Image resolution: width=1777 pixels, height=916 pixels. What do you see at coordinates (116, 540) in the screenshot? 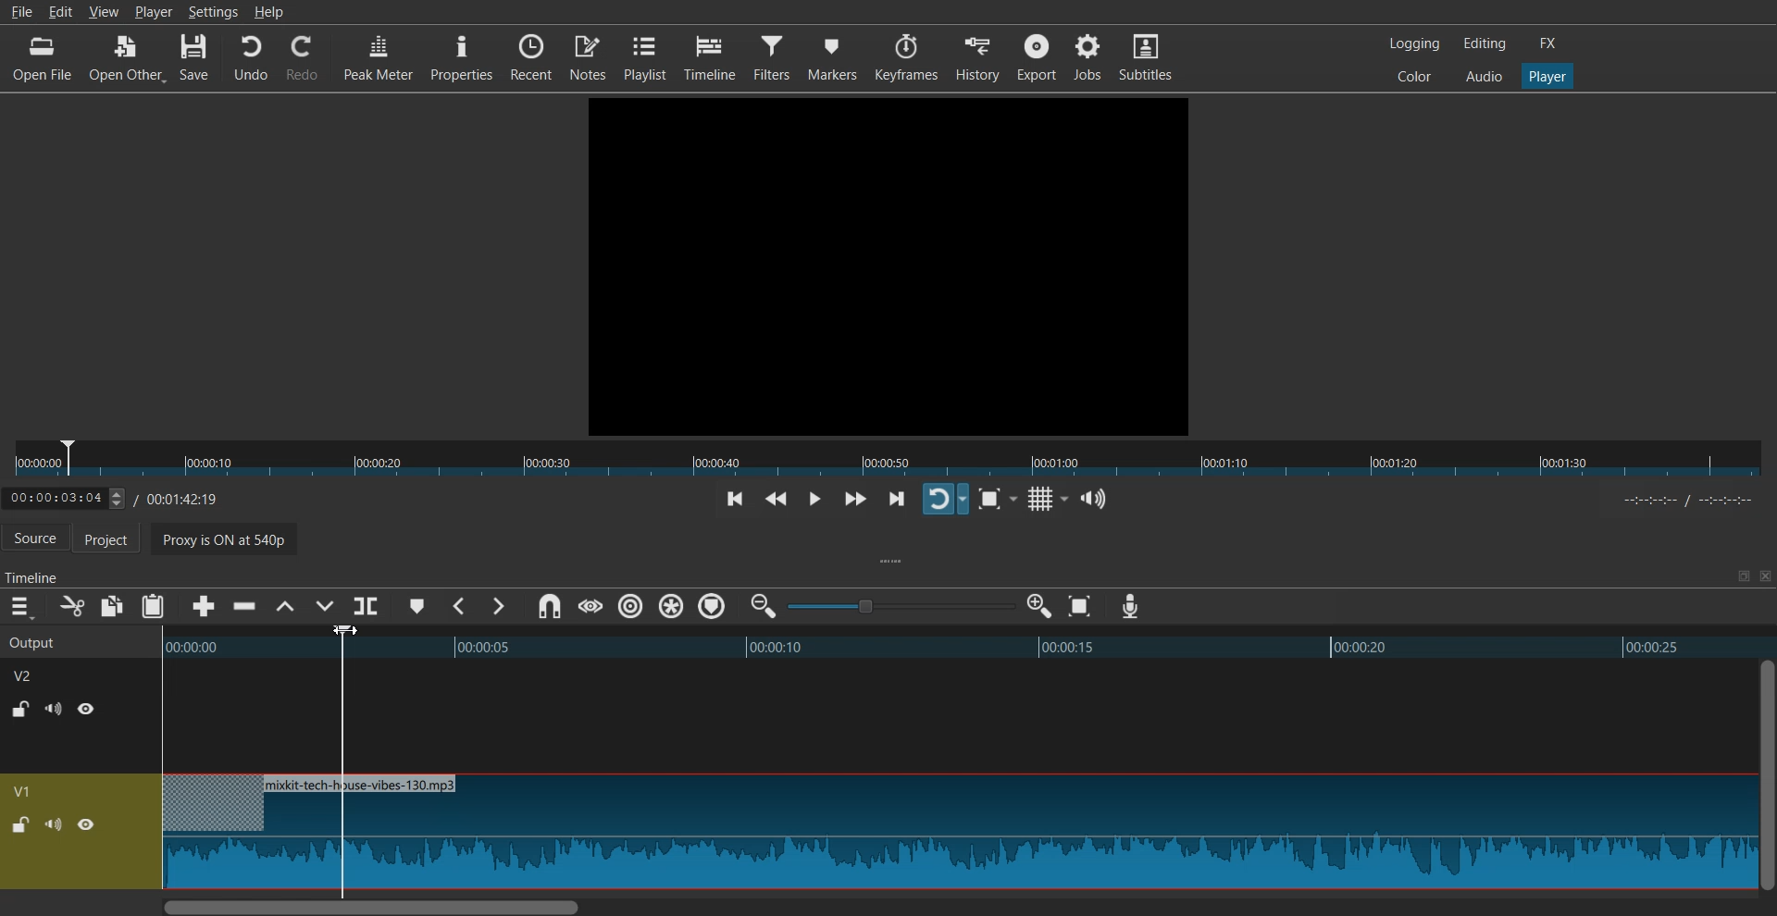
I see `Project` at bounding box center [116, 540].